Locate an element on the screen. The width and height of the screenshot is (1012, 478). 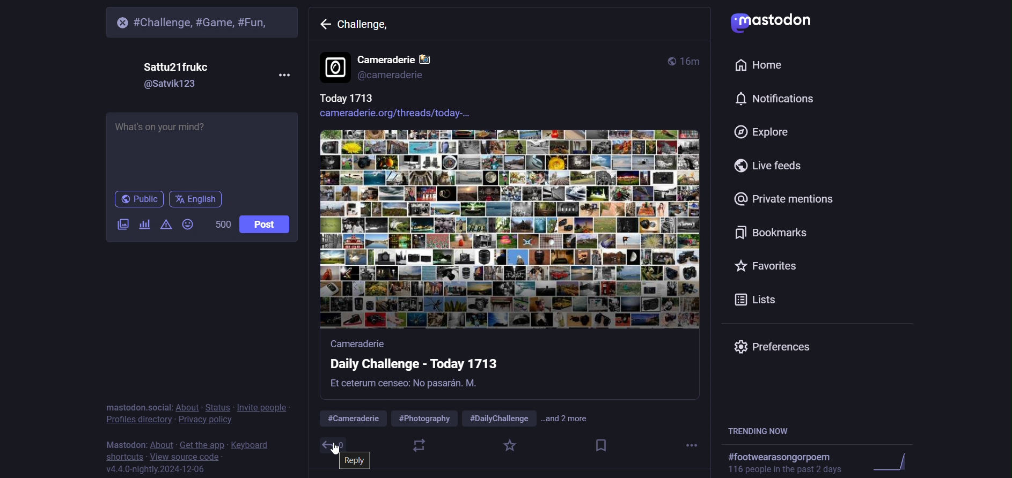
status is located at coordinates (221, 401).